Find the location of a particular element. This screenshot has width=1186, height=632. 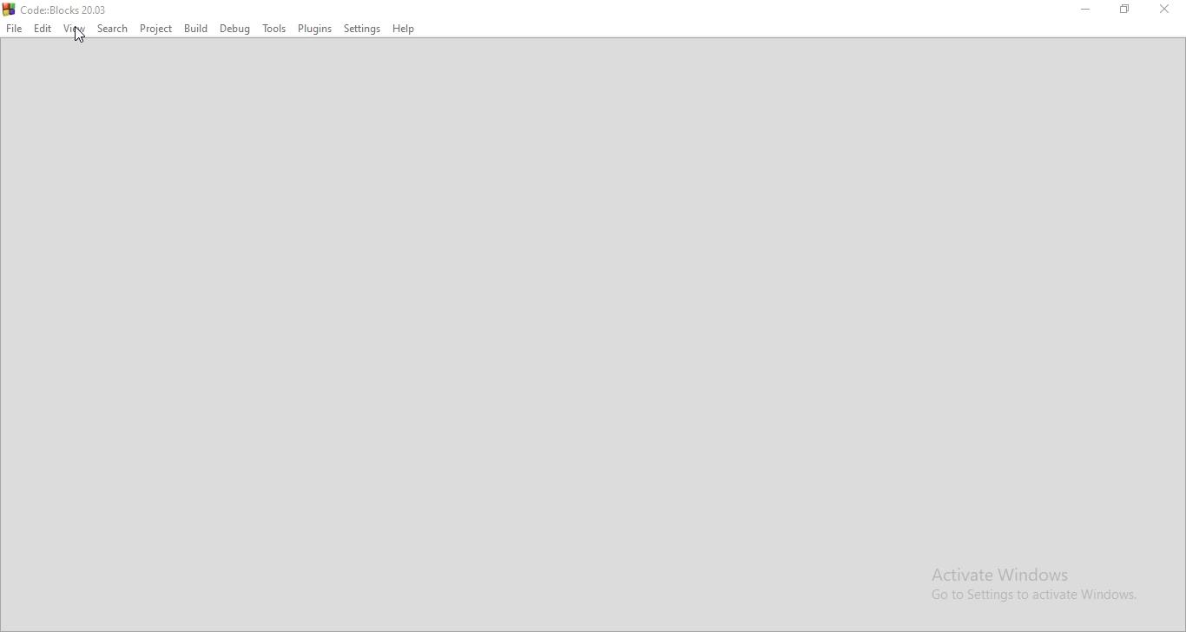

Settings  is located at coordinates (361, 28).